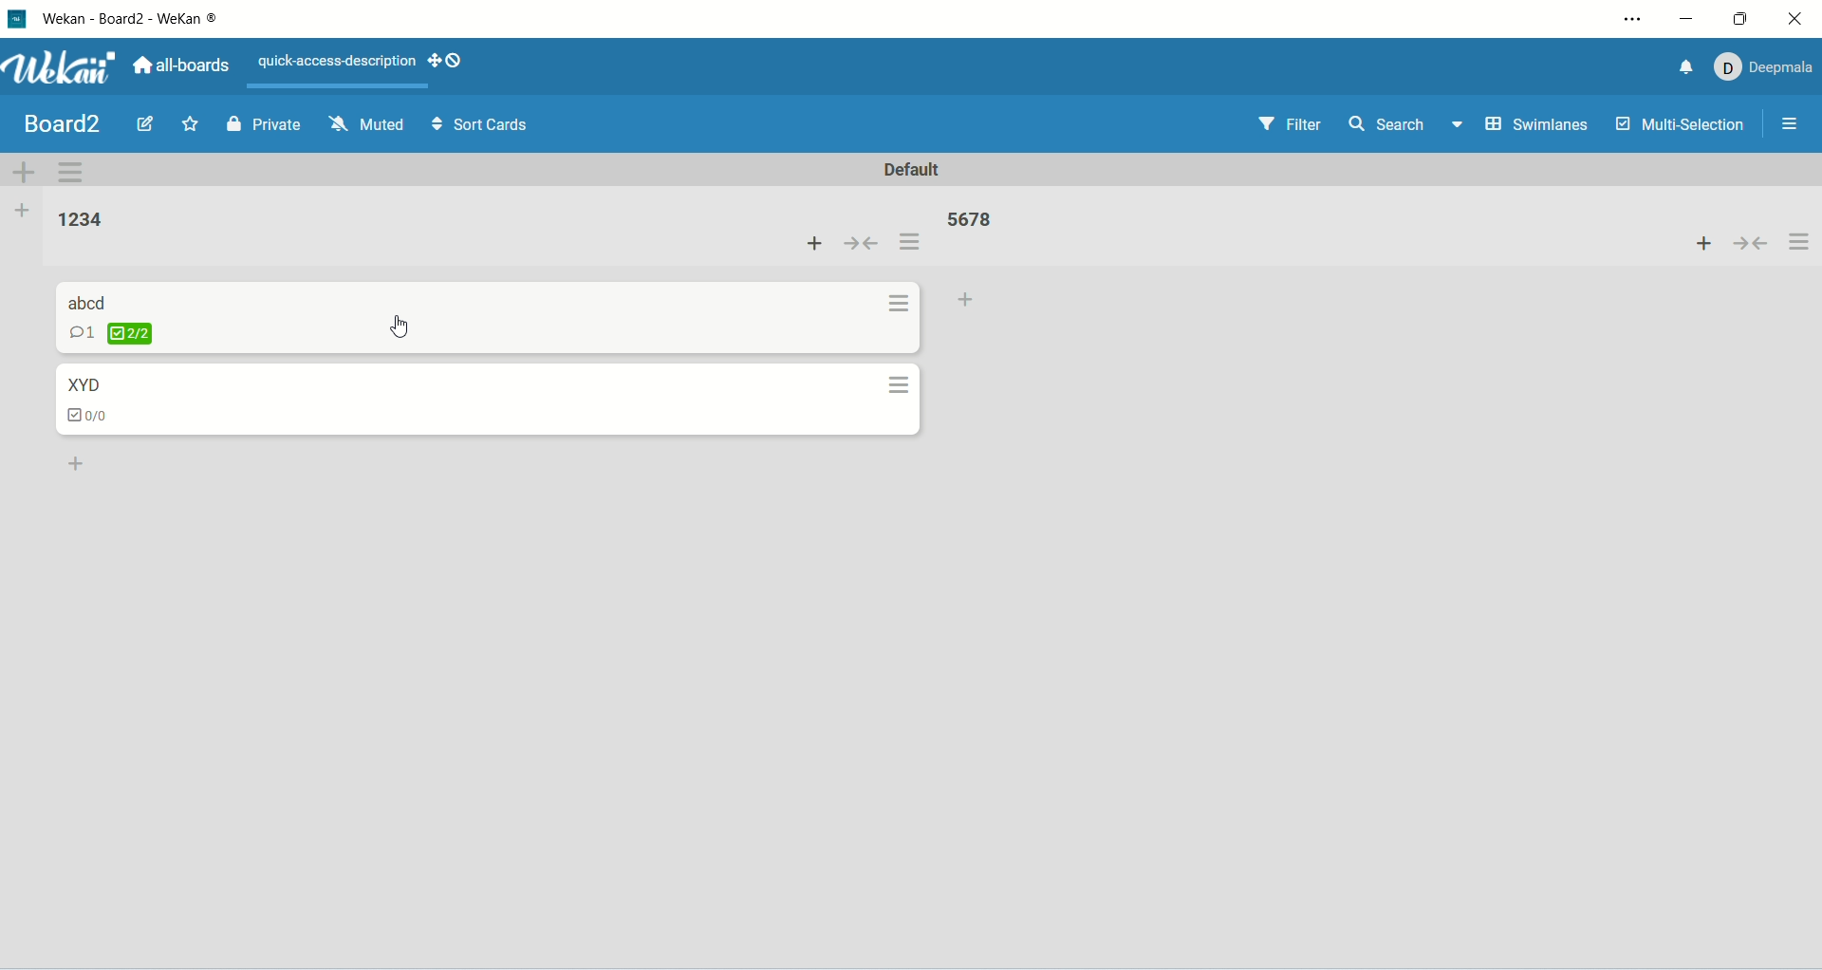 This screenshot has width=1822, height=970. Describe the element at coordinates (190, 125) in the screenshot. I see `favorite` at that location.